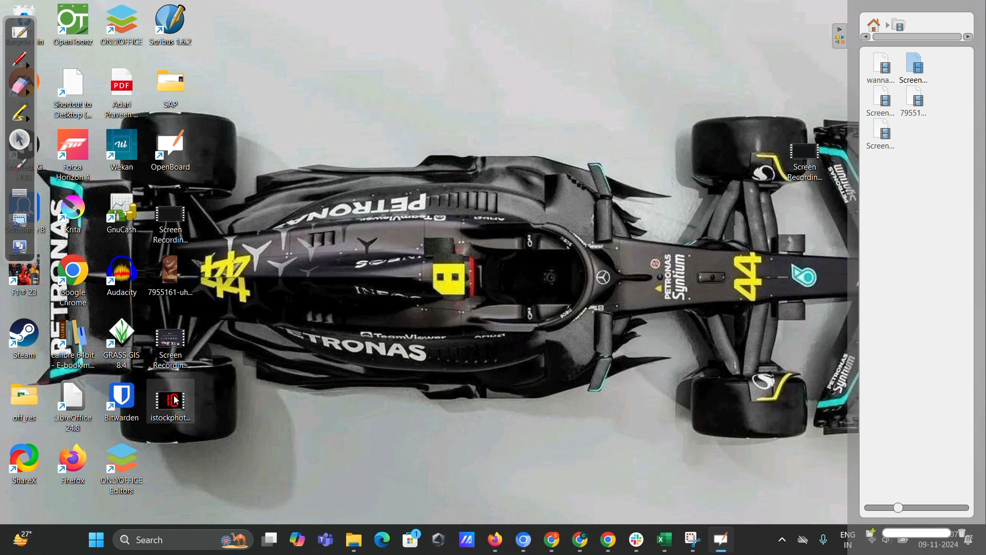  What do you see at coordinates (73, 27) in the screenshot?
I see `OpenToonz` at bounding box center [73, 27].